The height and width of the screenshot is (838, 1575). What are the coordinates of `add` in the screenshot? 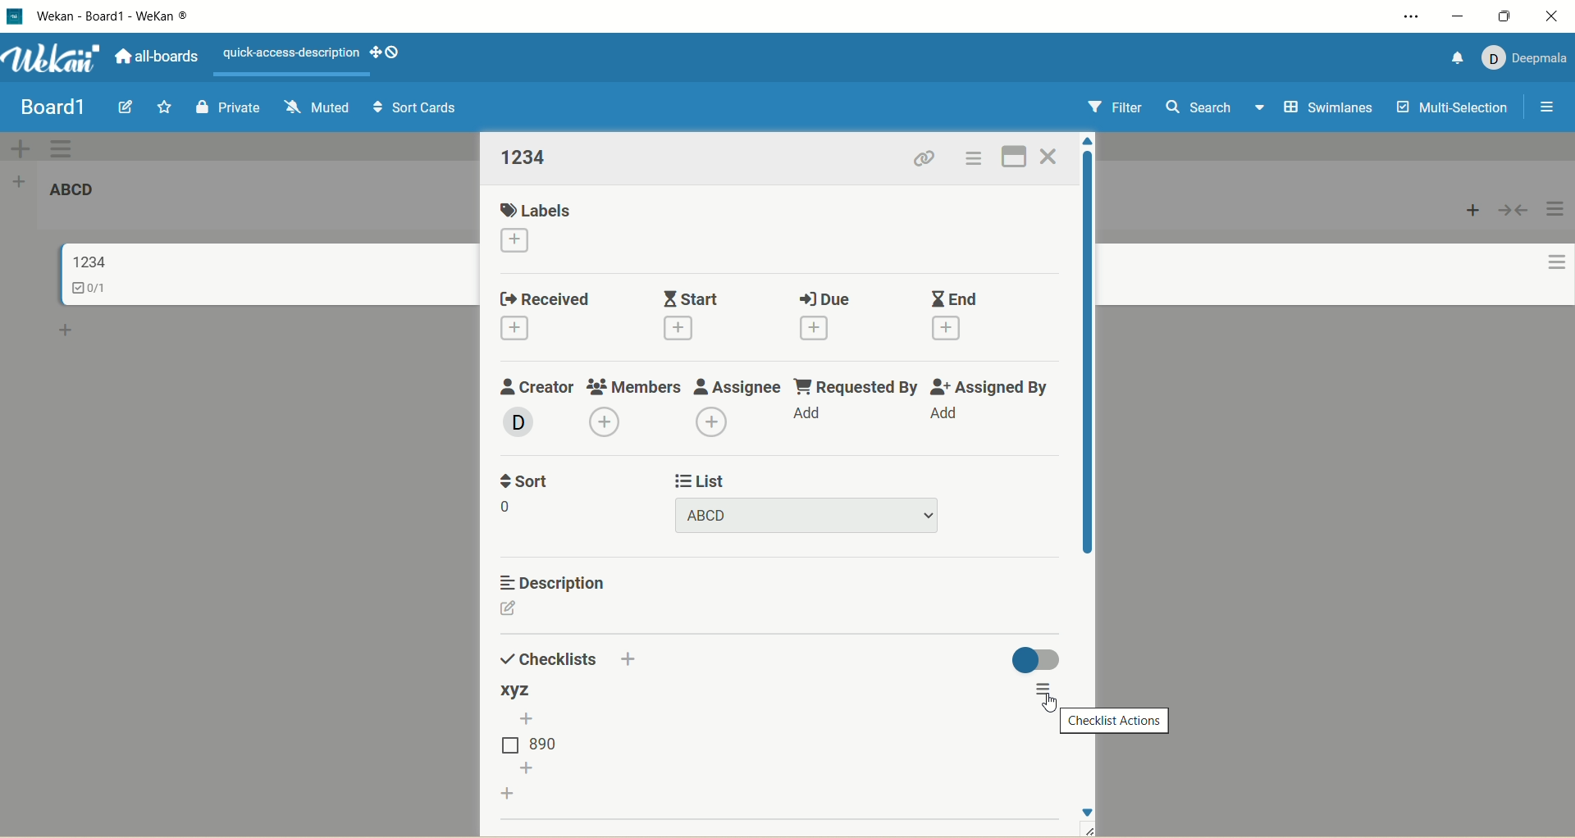 It's located at (818, 327).